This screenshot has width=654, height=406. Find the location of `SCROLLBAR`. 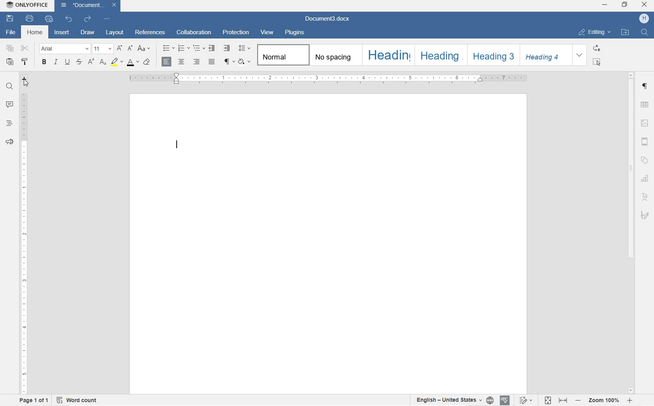

SCROLLBAR is located at coordinates (632, 233).